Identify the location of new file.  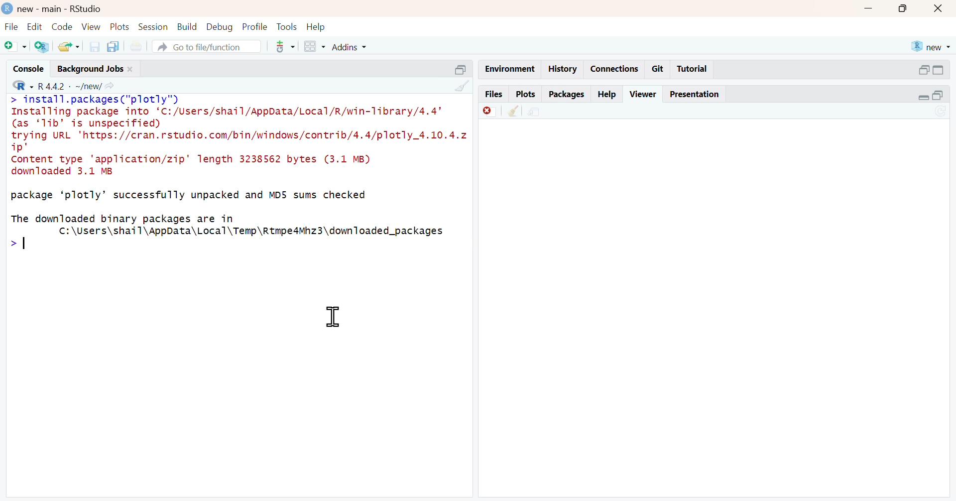
(14, 46).